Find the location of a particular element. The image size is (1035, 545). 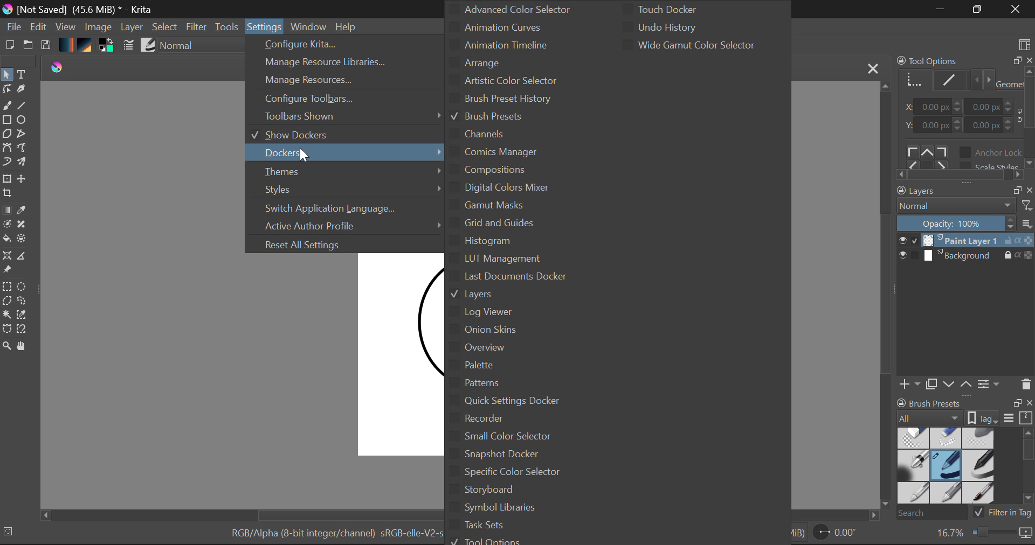

Color Information is located at coordinates (334, 535).